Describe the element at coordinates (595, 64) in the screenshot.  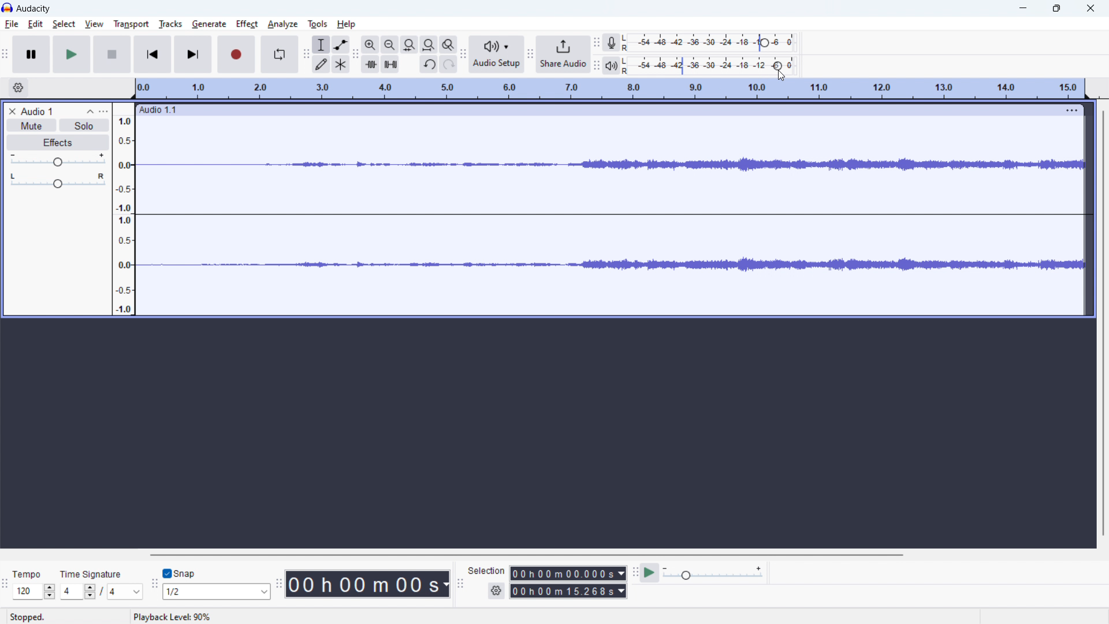
I see `playback meter toolbar` at that location.